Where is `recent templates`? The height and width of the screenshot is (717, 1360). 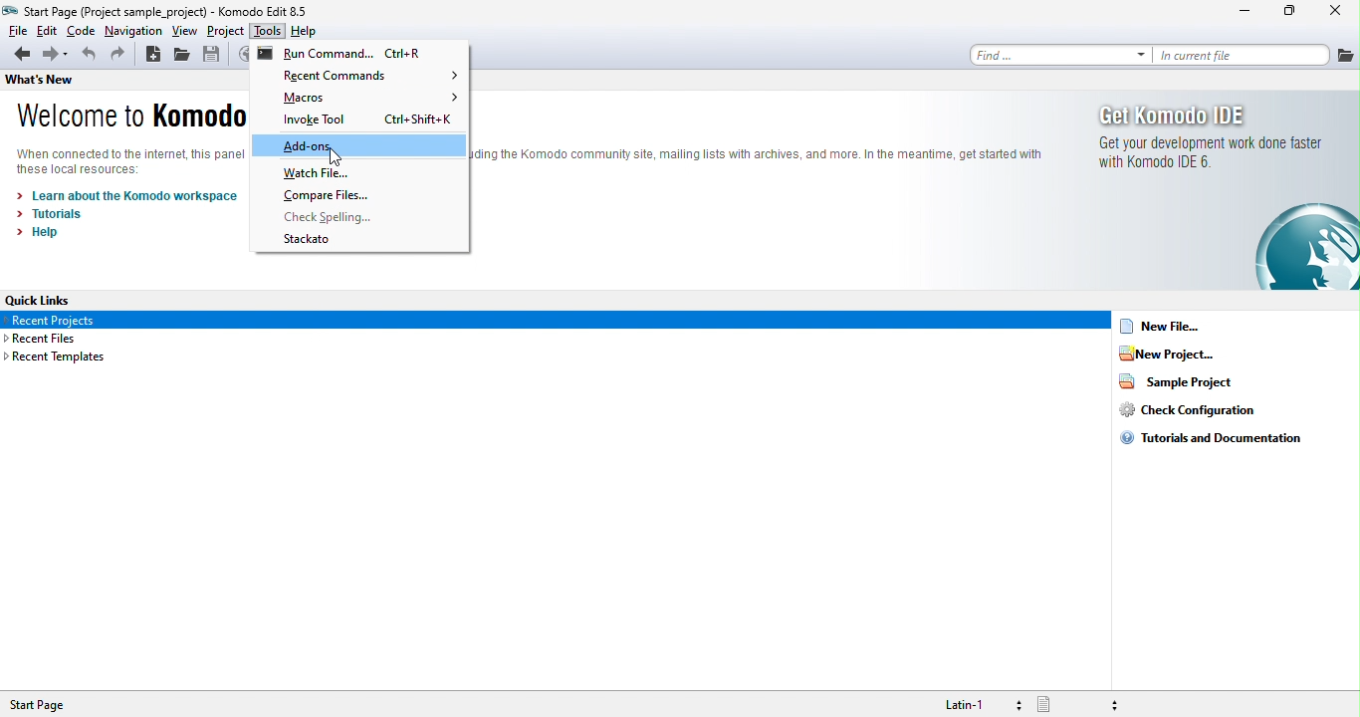
recent templates is located at coordinates (60, 361).